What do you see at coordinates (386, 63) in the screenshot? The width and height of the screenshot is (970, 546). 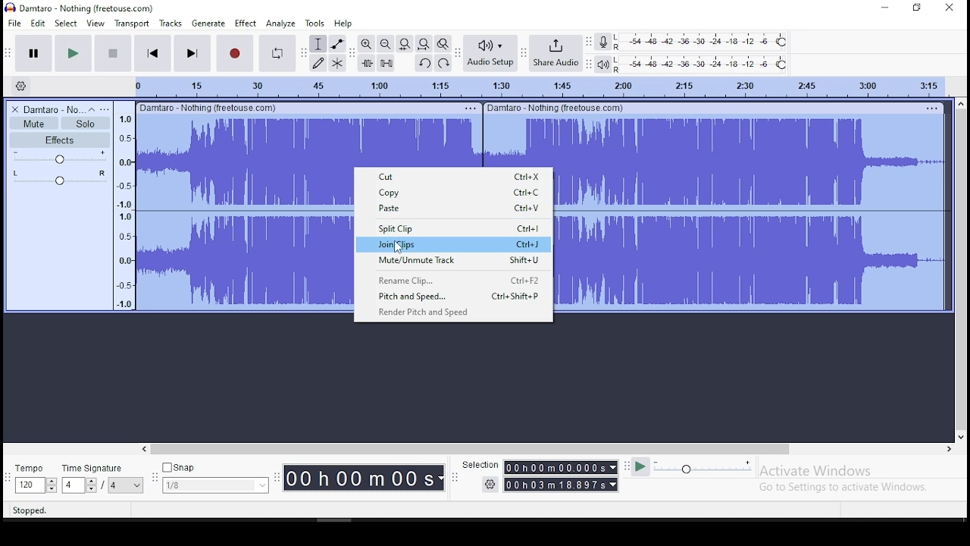 I see `silence audio selection` at bounding box center [386, 63].